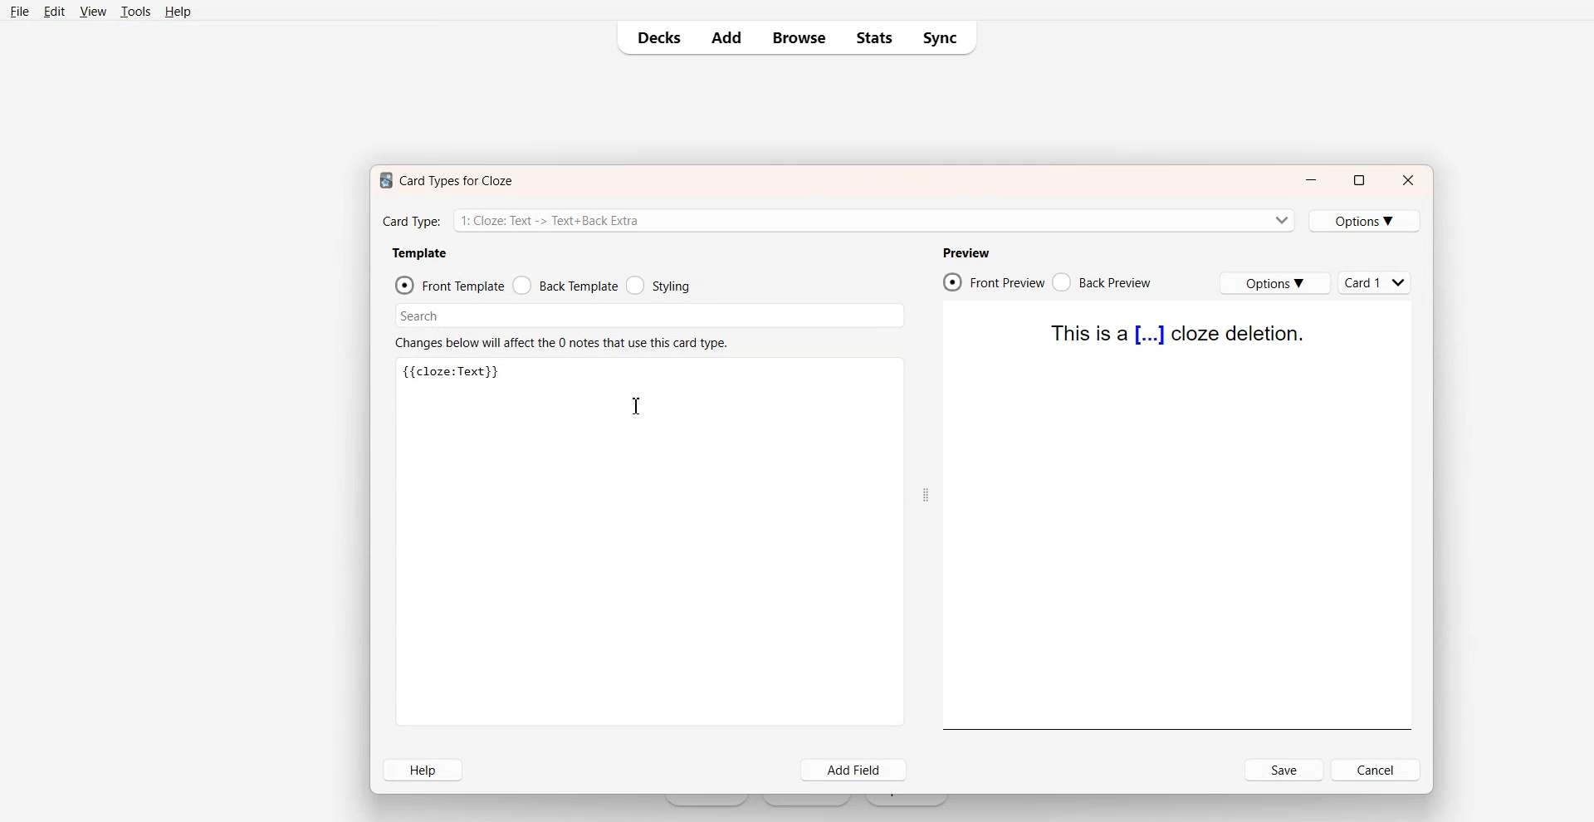  I want to click on Edit, so click(53, 11).